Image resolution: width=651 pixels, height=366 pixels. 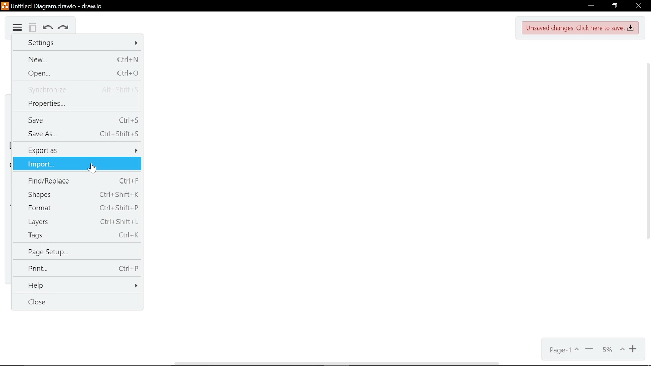 I want to click on Current zoom, so click(x=612, y=349).